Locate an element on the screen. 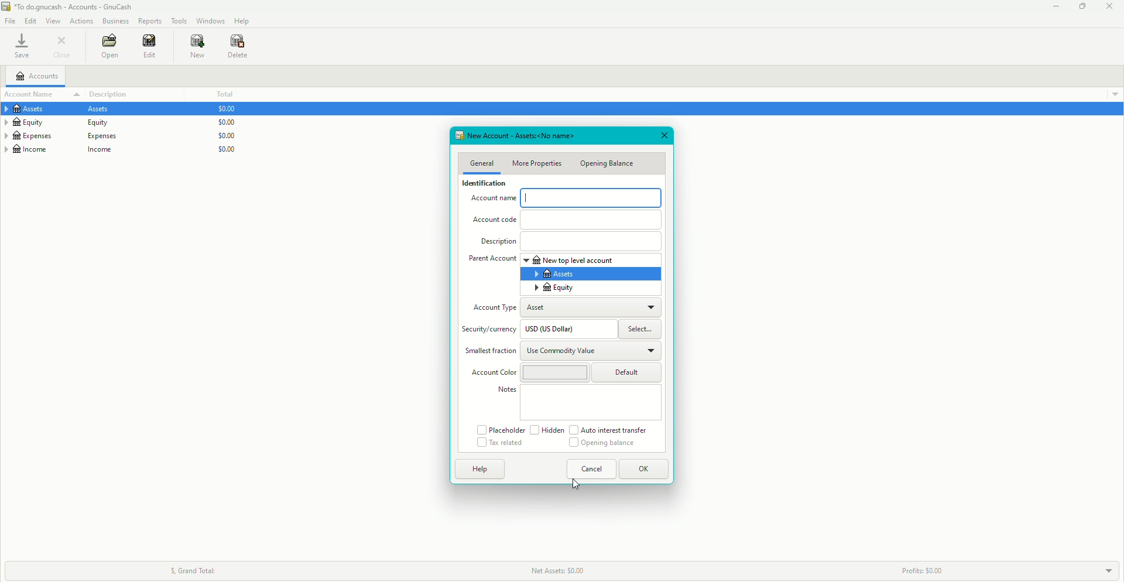 The width and height of the screenshot is (1124, 582). Asset is located at coordinates (543, 309).